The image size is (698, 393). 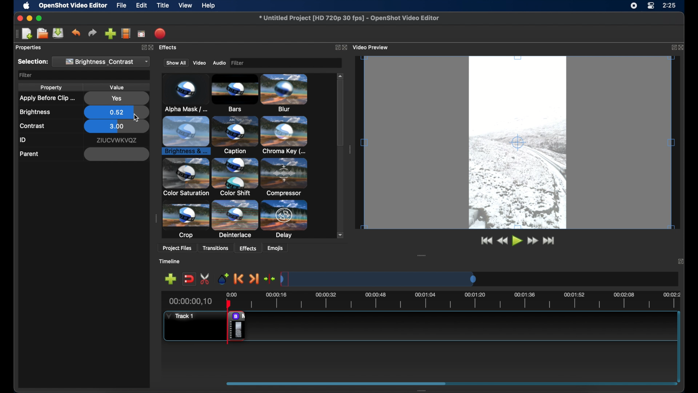 What do you see at coordinates (170, 279) in the screenshot?
I see `add track` at bounding box center [170, 279].